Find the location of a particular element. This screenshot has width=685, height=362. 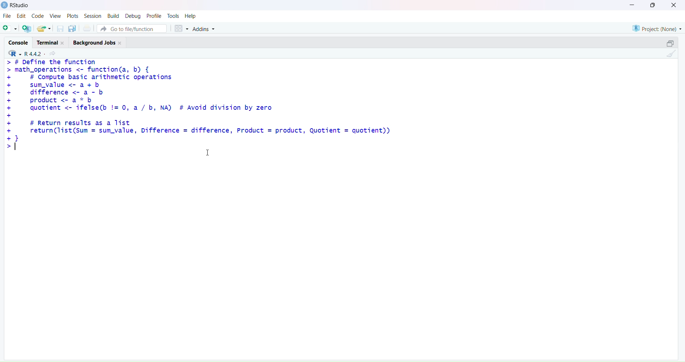

Help is located at coordinates (192, 16).